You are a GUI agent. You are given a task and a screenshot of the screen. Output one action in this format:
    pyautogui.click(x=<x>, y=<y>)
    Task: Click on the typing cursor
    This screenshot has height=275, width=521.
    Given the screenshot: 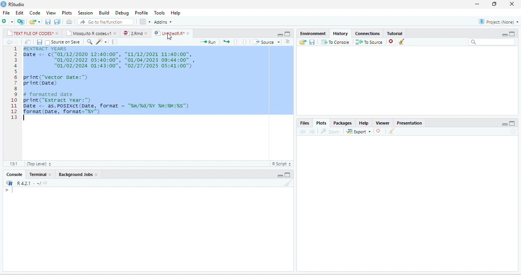 What is the action you would take?
    pyautogui.click(x=25, y=118)
    